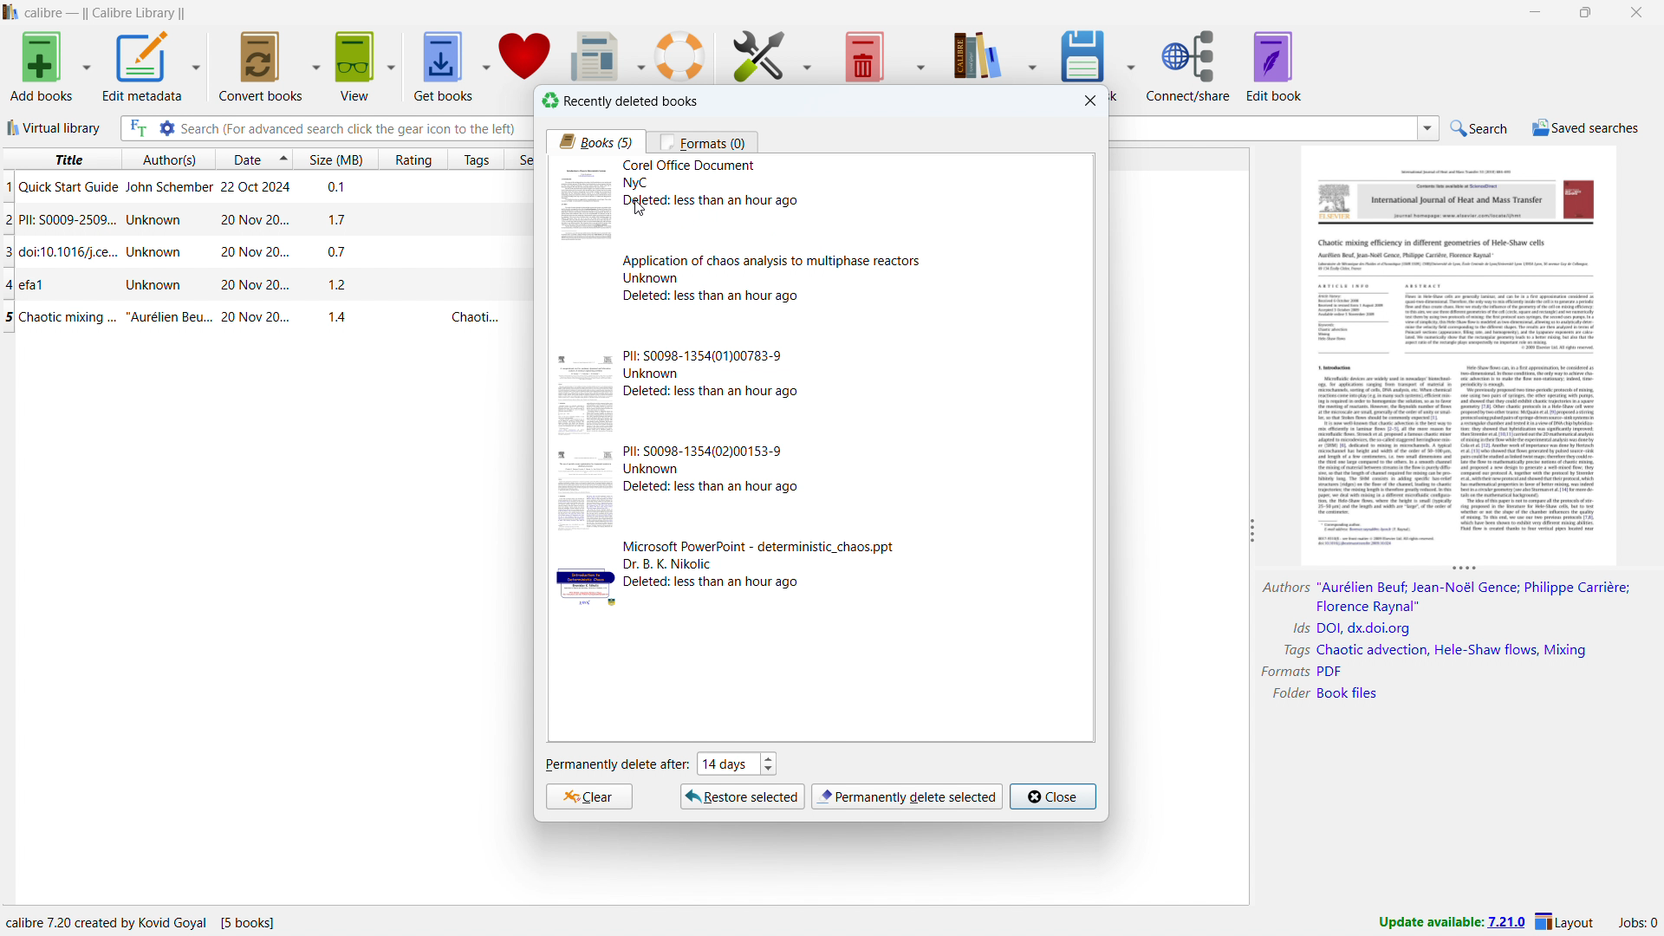  I want to click on one deleted book, so click(821, 203).